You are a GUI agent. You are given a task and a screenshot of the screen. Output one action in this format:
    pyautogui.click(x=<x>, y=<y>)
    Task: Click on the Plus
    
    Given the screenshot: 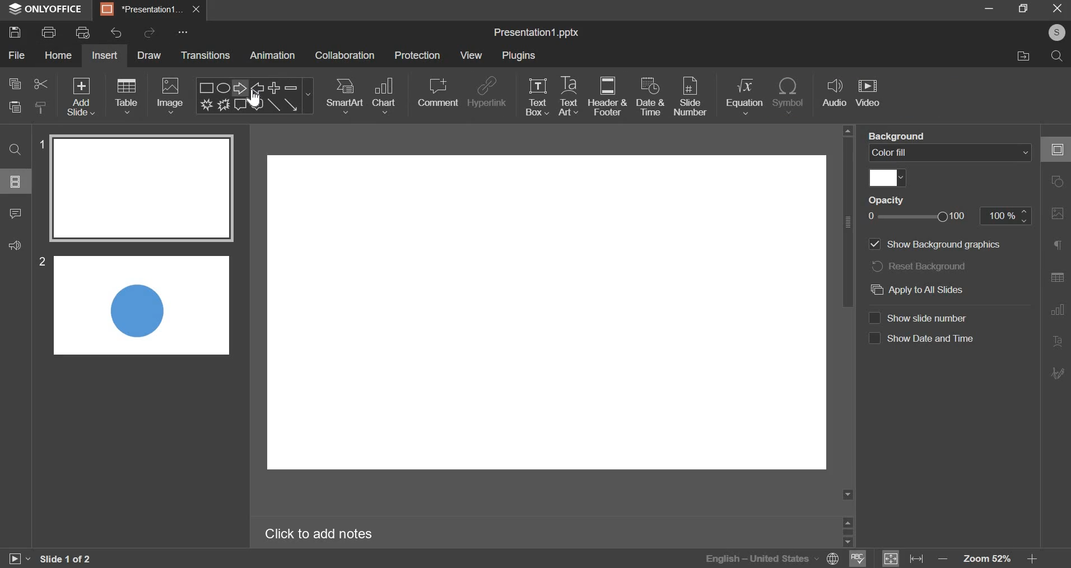 What is the action you would take?
    pyautogui.click(x=274, y=87)
    